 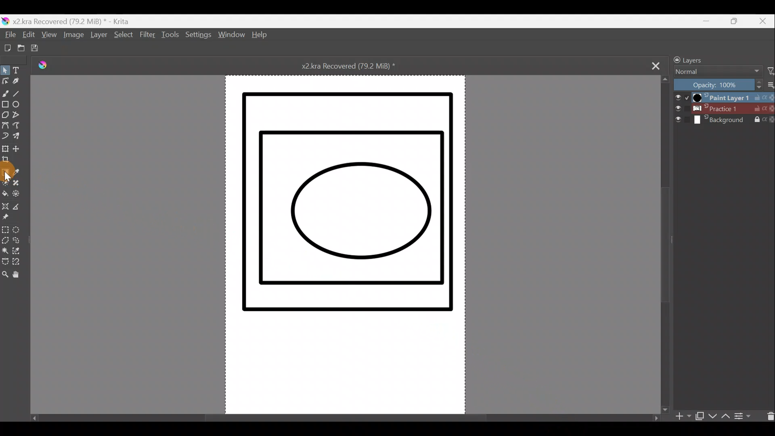 I want to click on Close tab, so click(x=656, y=65).